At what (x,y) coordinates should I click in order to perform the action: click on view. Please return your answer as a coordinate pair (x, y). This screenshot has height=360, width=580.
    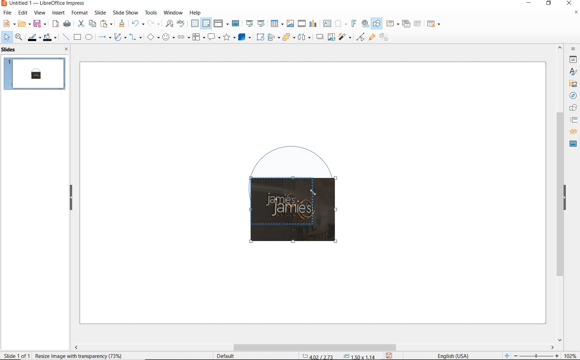
    Looking at the image, I should click on (40, 13).